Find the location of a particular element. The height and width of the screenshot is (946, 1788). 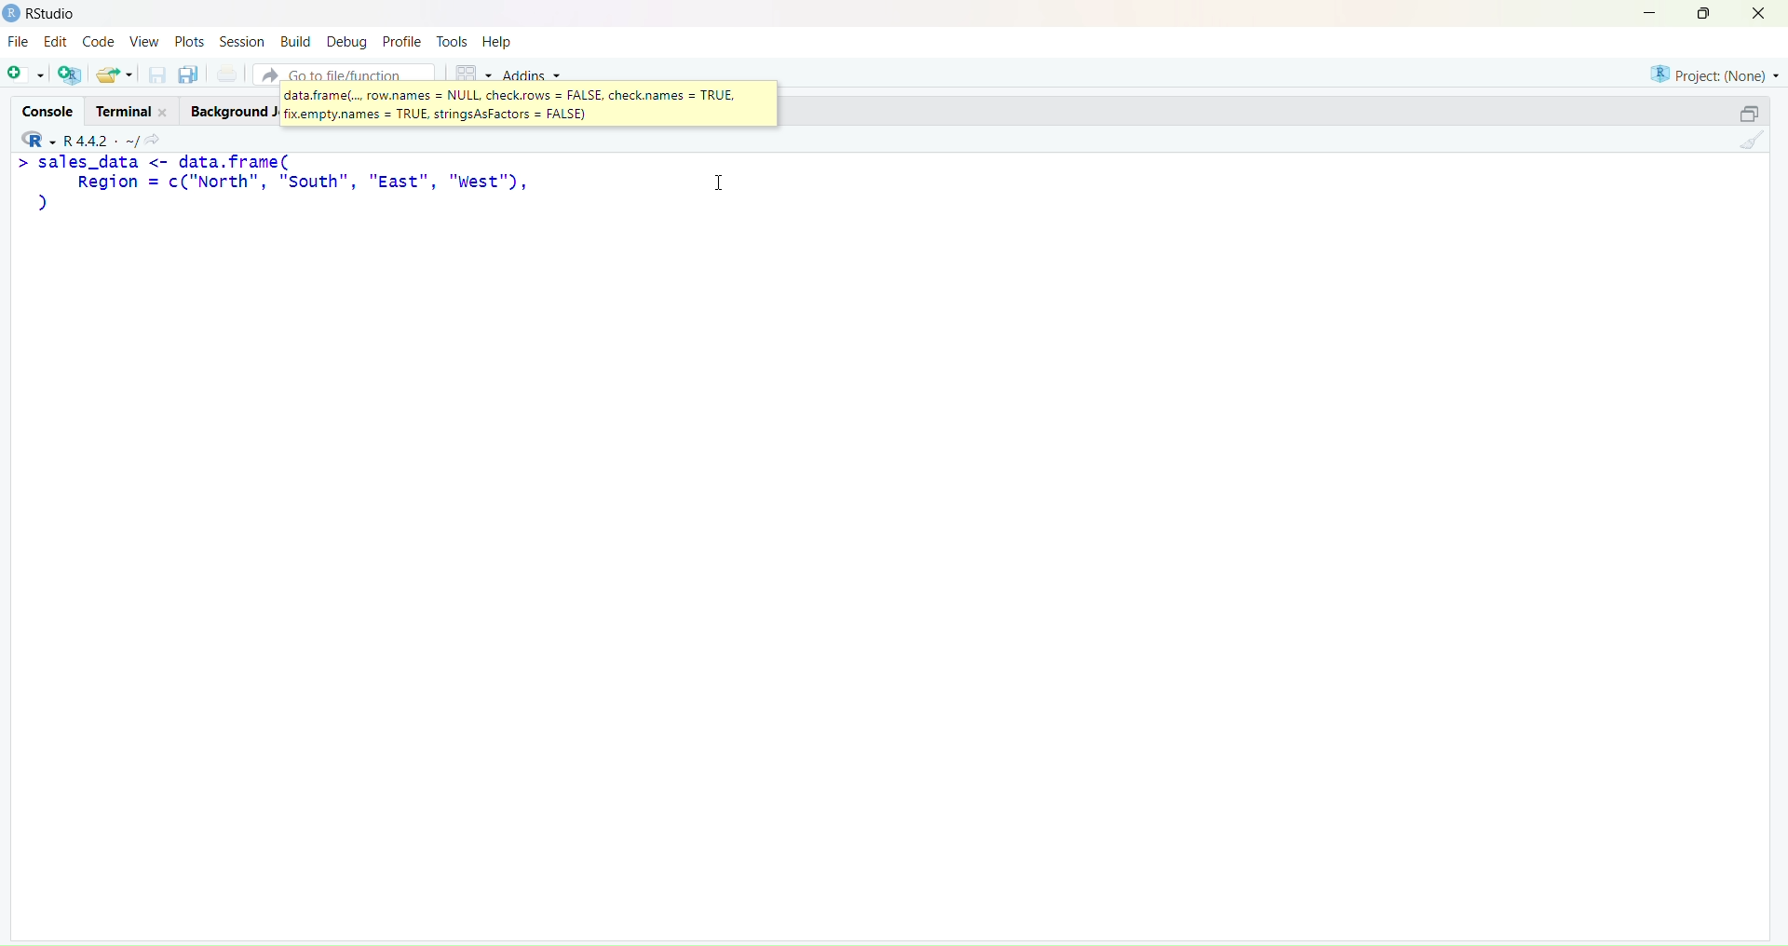

View is located at coordinates (147, 43).